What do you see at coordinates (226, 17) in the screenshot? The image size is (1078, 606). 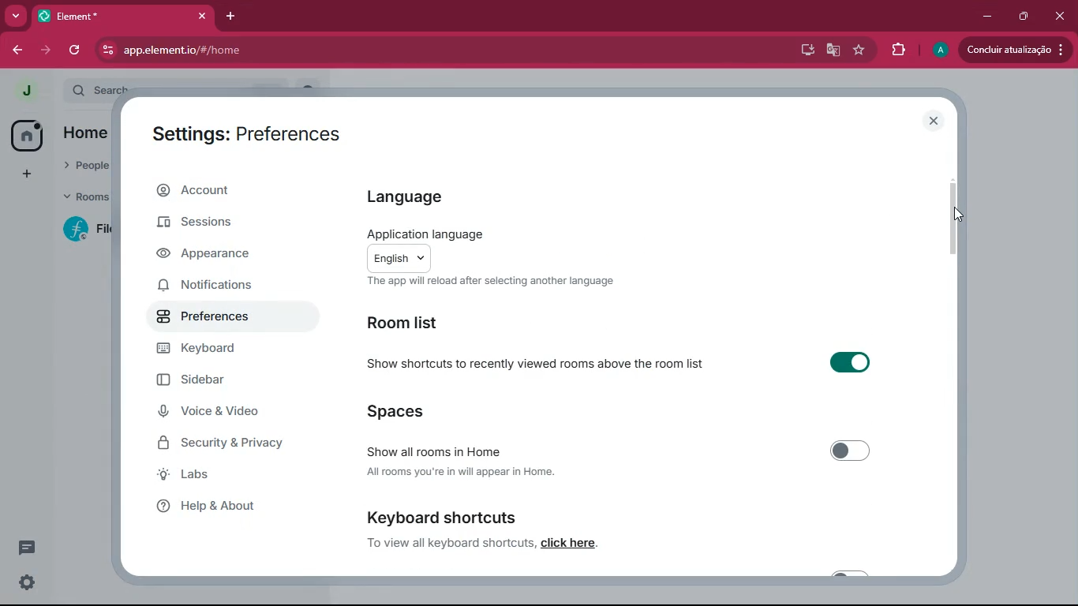 I see `add tab` at bounding box center [226, 17].